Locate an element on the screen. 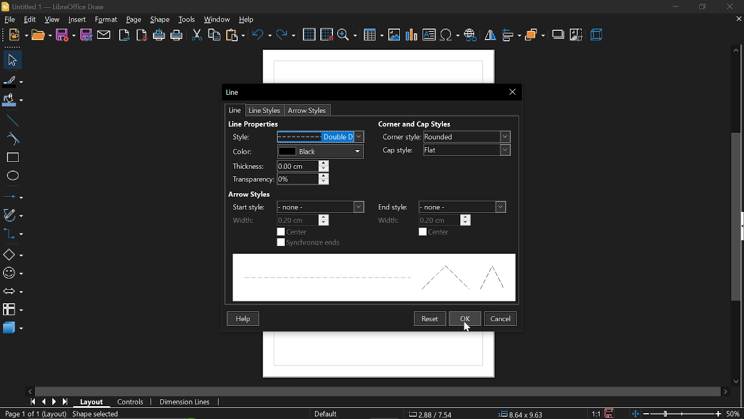 This screenshot has height=419, width=744. save is located at coordinates (611, 413).